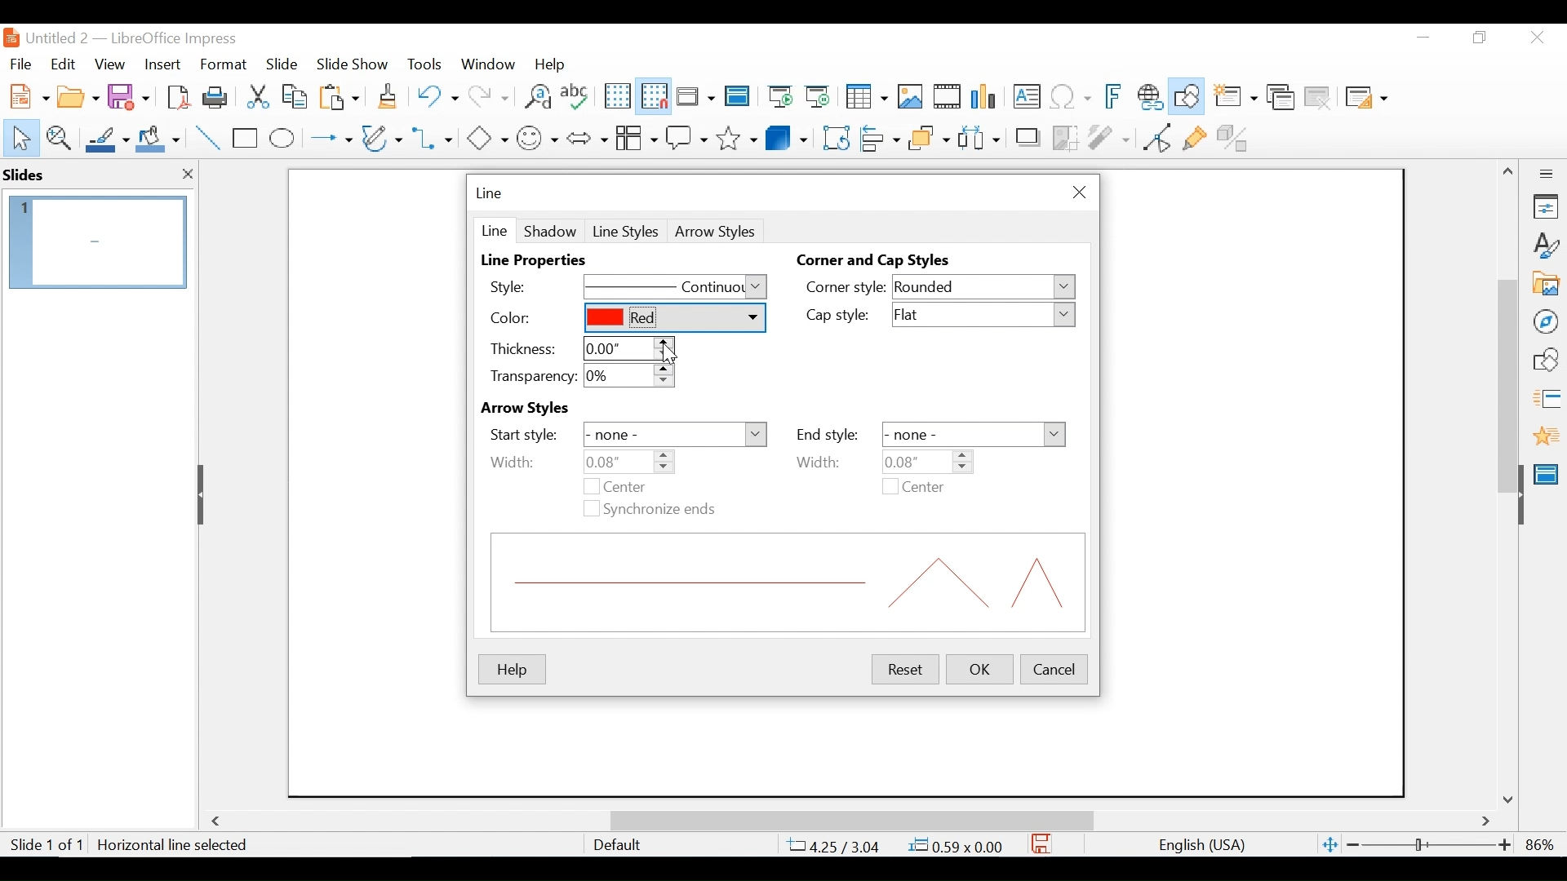 The width and height of the screenshot is (1567, 881). Describe the element at coordinates (1547, 436) in the screenshot. I see `Animation` at that location.